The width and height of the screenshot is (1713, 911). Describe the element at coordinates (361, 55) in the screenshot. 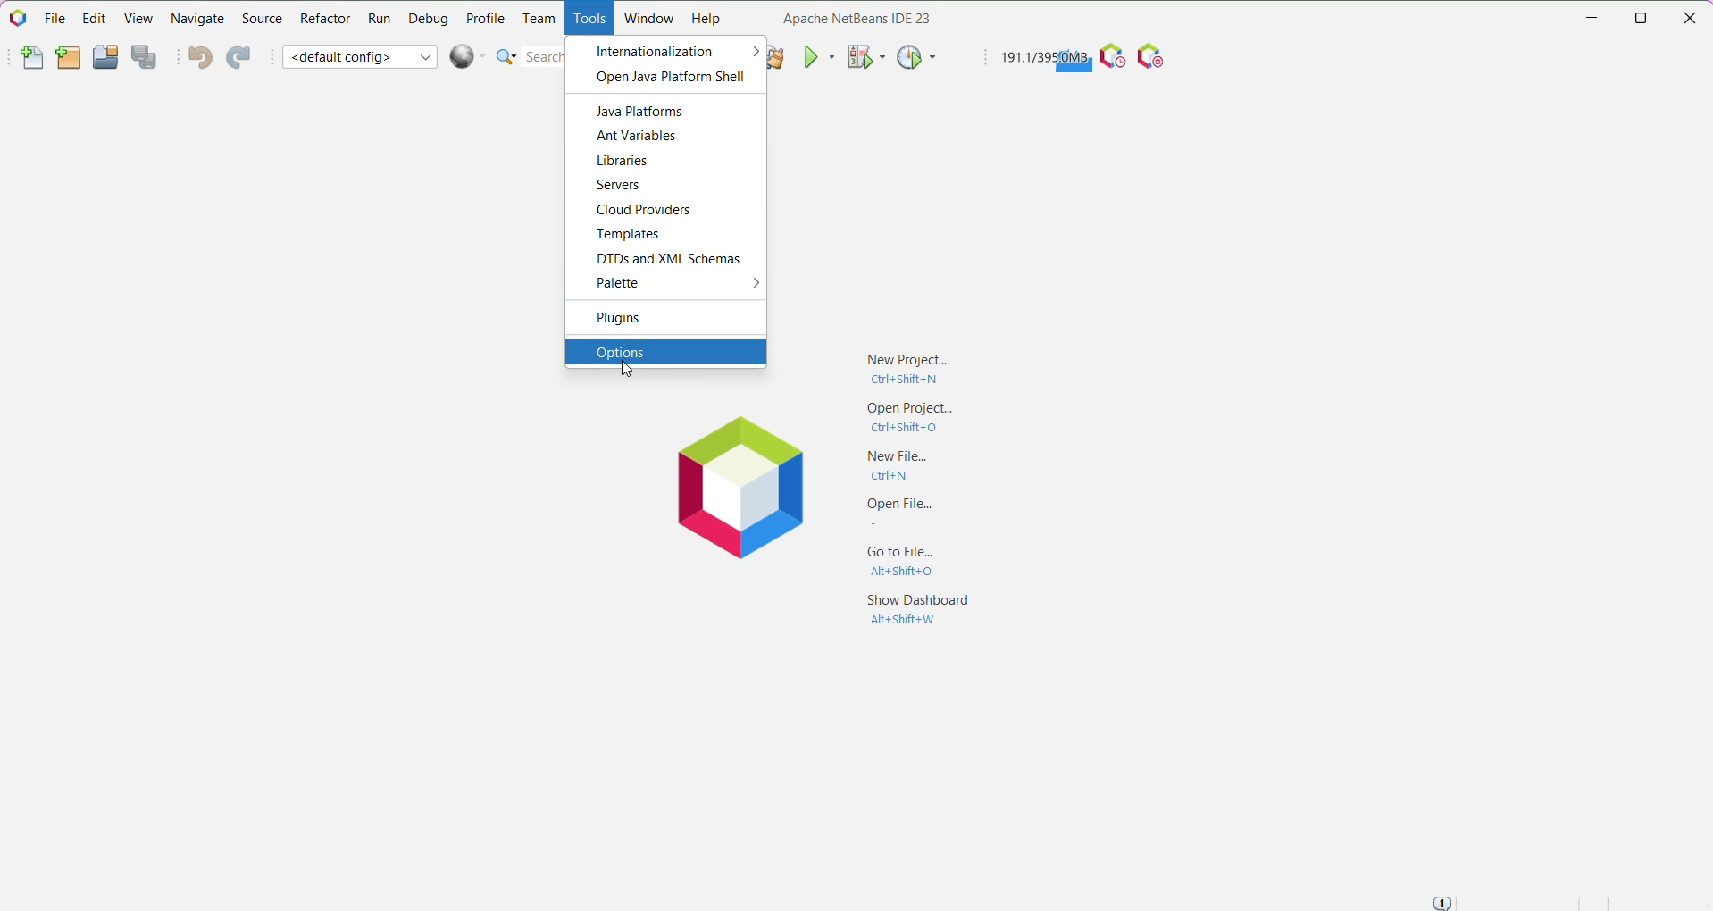

I see `Set Project Configuration` at that location.